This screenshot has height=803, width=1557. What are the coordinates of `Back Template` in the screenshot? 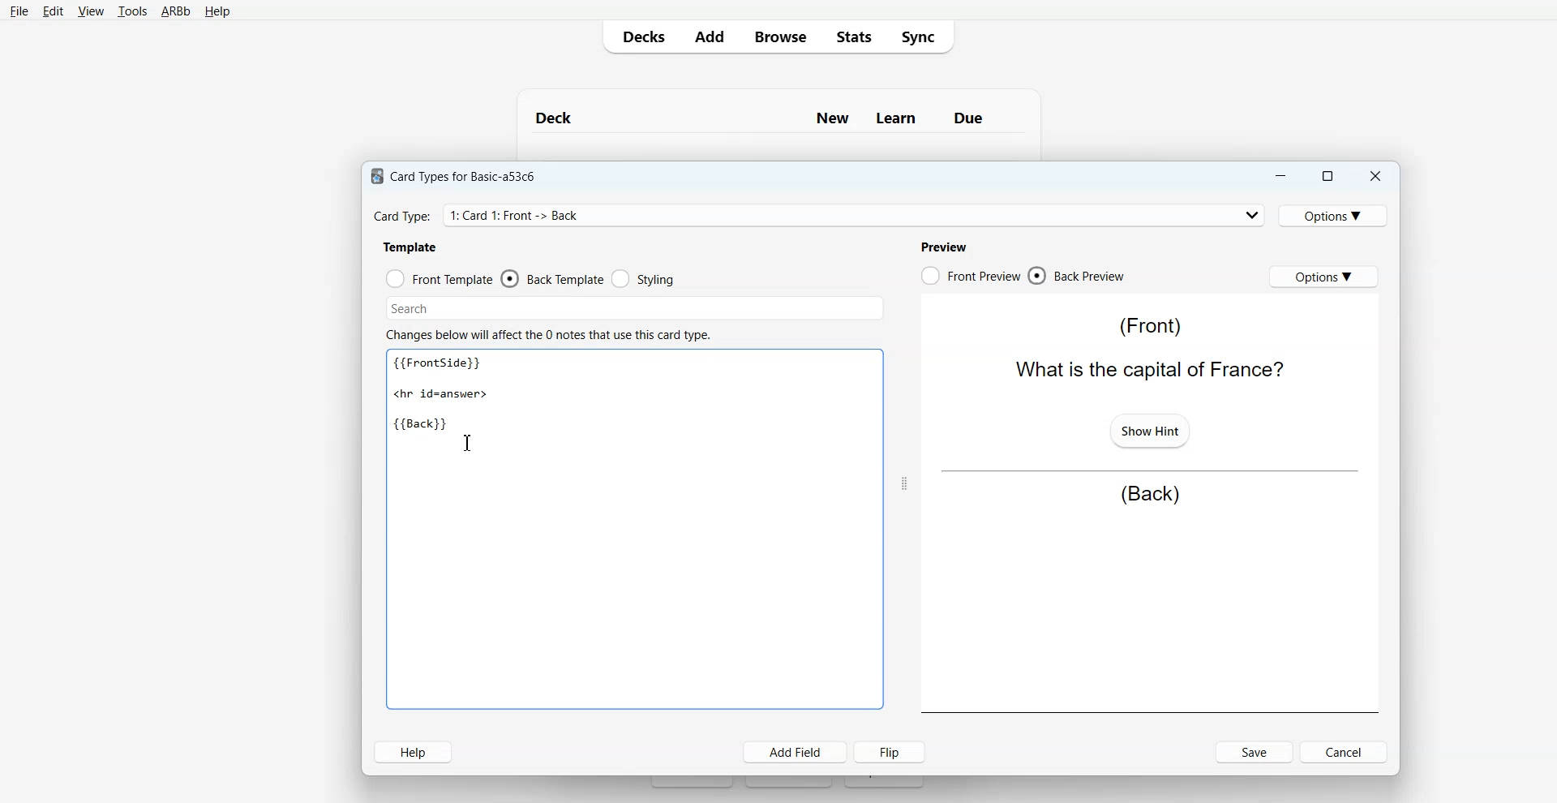 It's located at (552, 279).